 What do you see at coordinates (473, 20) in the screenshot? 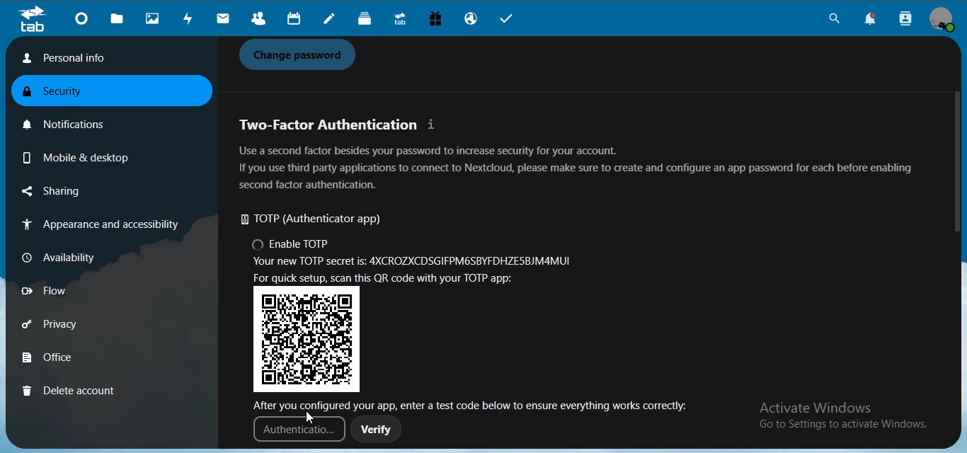
I see `email hosting` at bounding box center [473, 20].